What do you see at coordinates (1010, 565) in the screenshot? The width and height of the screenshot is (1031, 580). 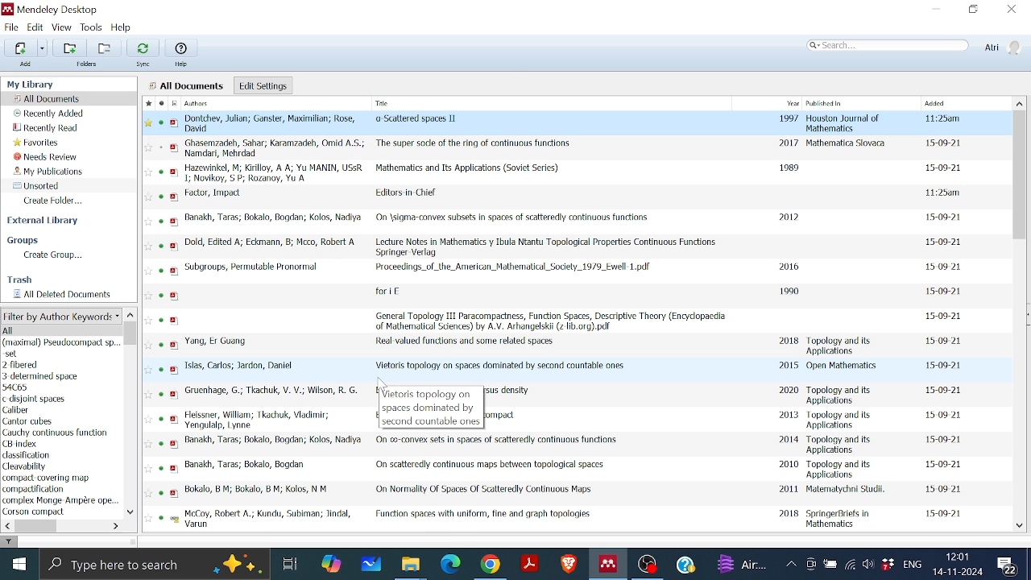 I see `Notifications` at bounding box center [1010, 565].